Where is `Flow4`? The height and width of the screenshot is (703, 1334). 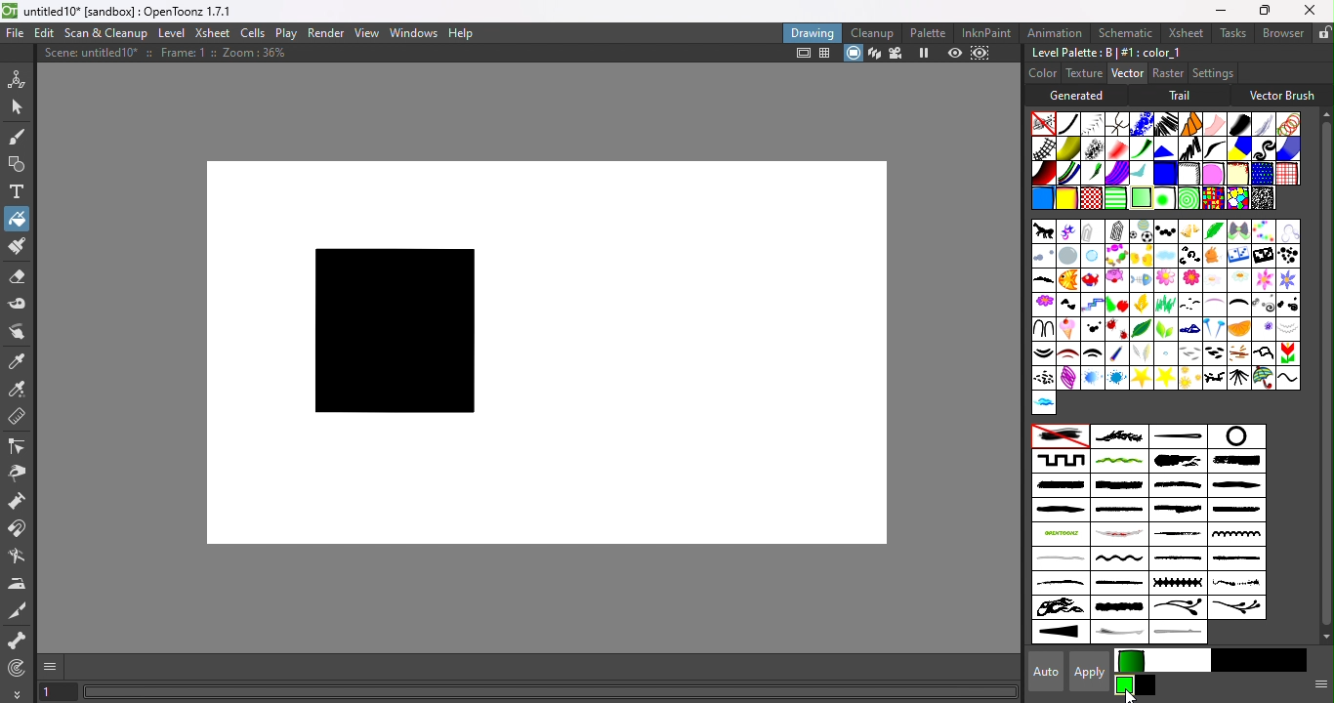 Flow4 is located at coordinates (1285, 280).